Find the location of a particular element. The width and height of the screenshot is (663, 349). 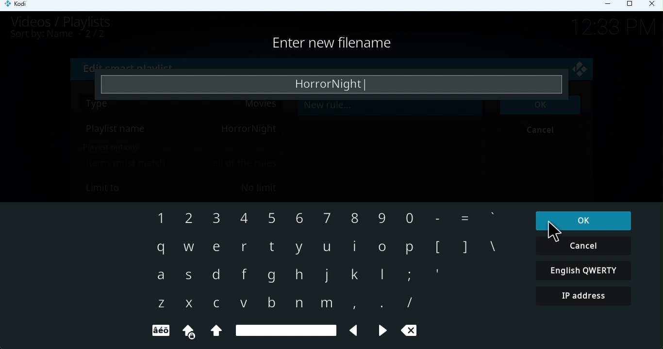

Close is located at coordinates (653, 6).